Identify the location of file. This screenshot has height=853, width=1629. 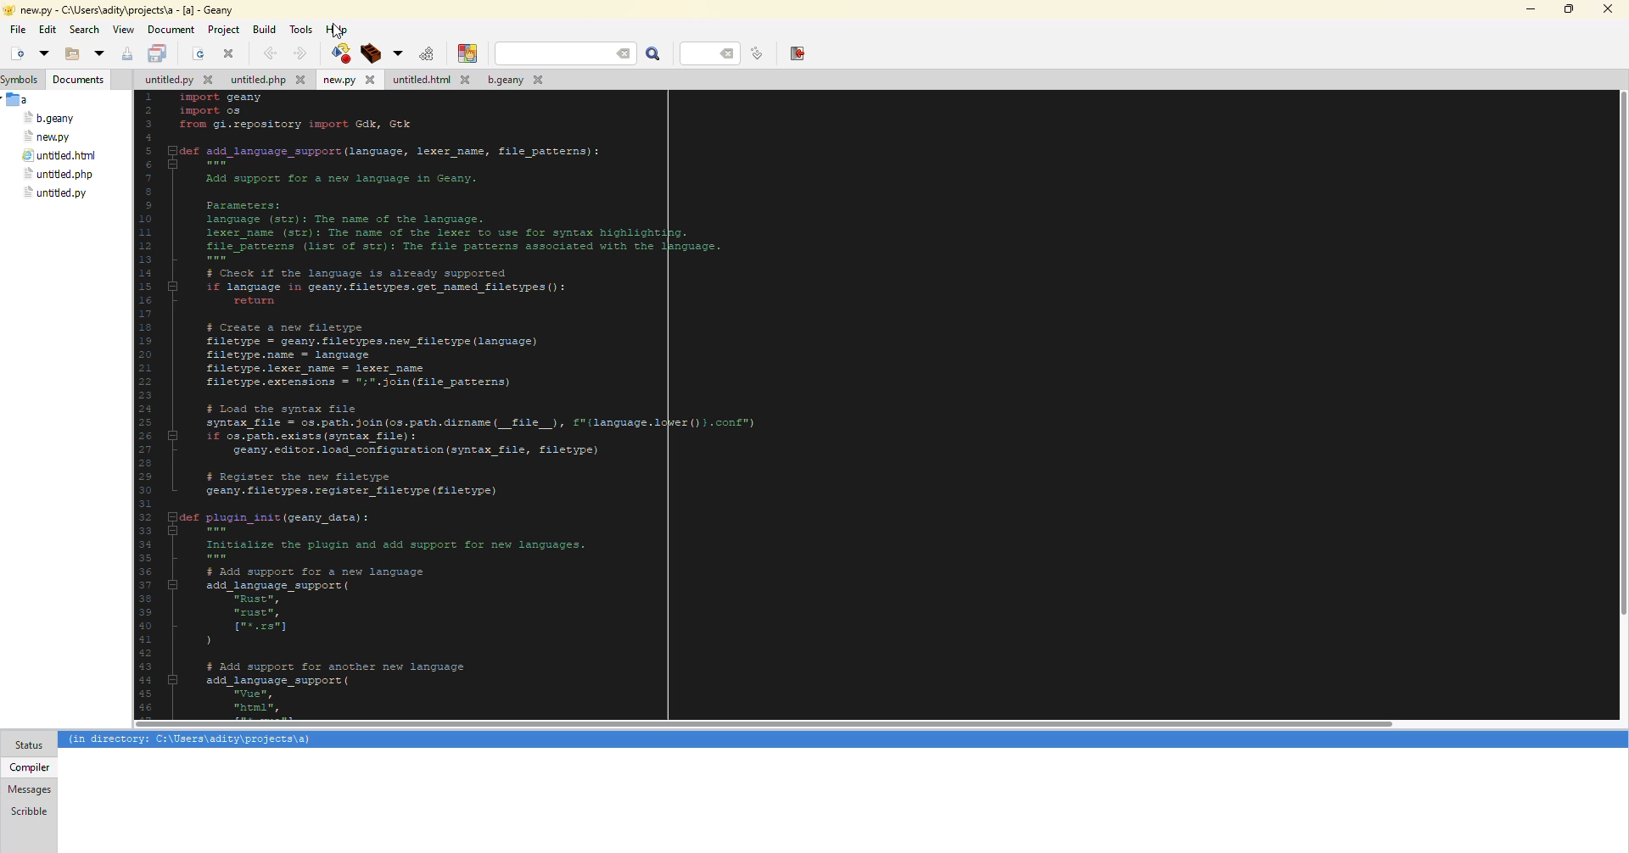
(18, 30).